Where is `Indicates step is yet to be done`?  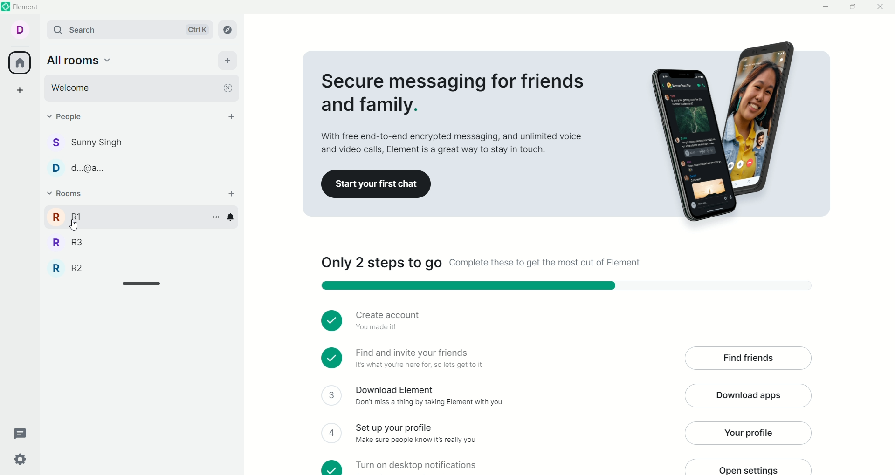
Indicates step is yet to be done is located at coordinates (332, 467).